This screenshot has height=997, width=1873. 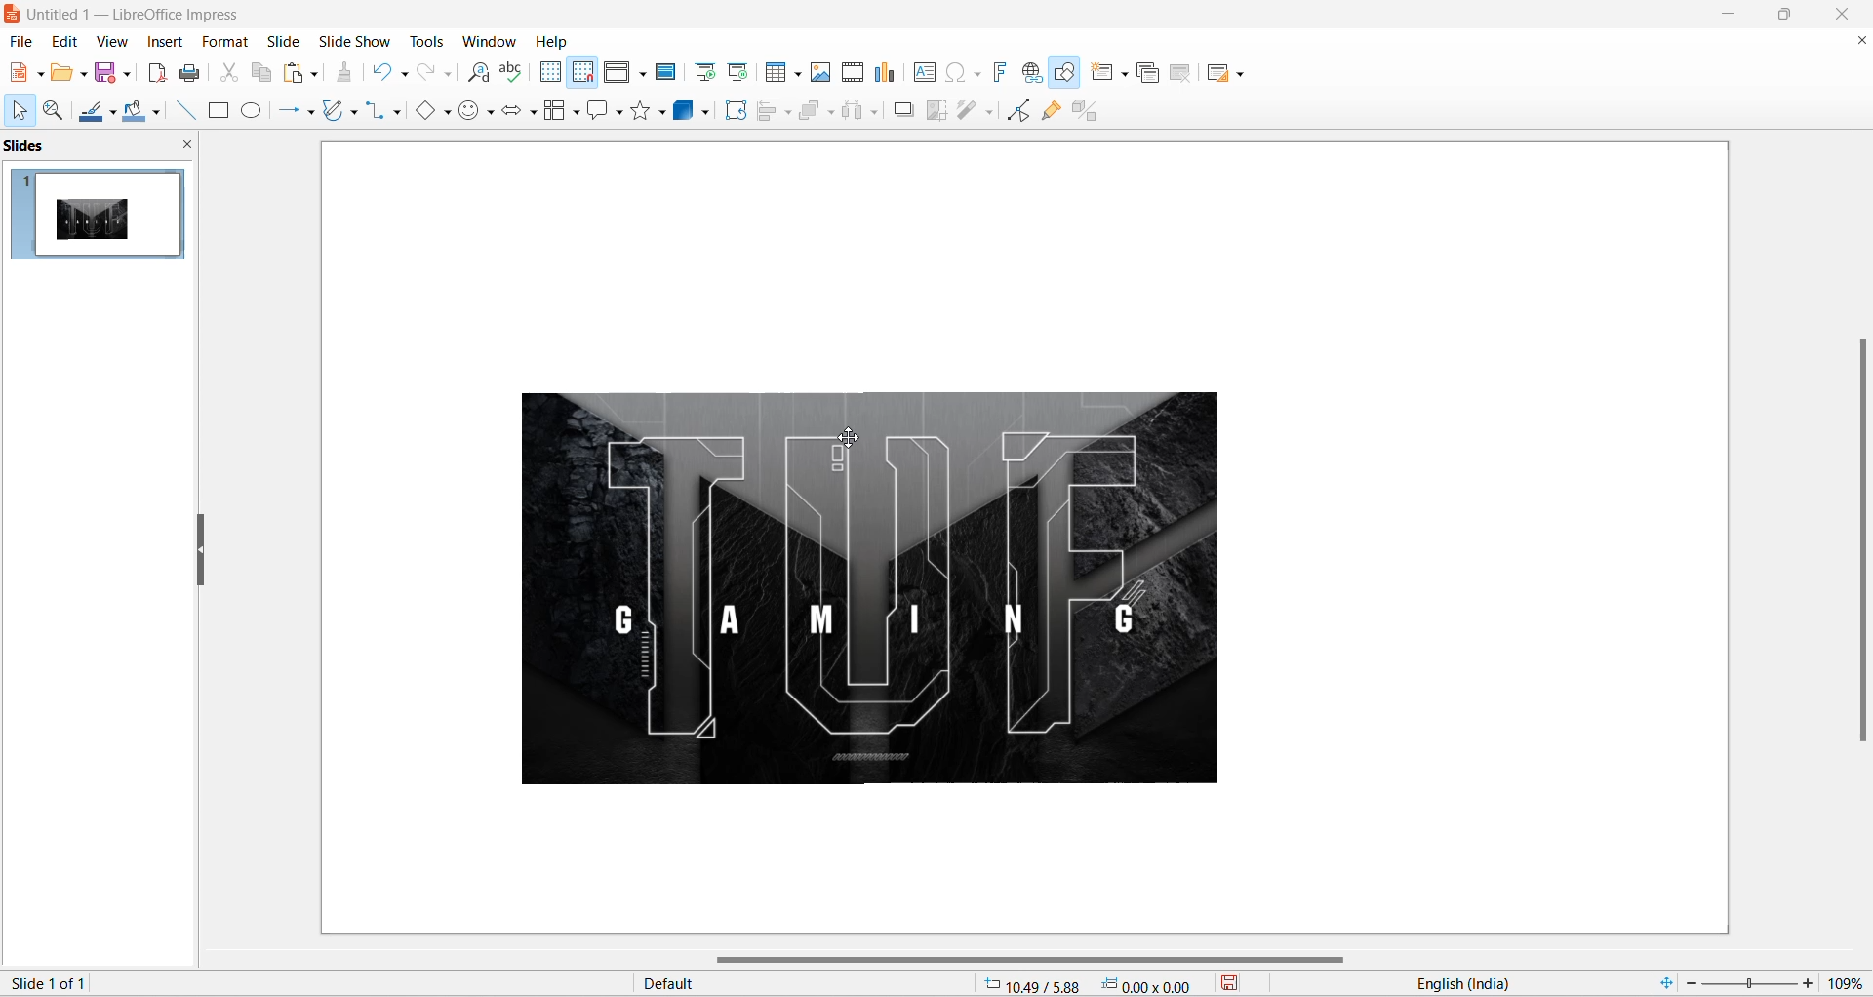 What do you see at coordinates (1021, 109) in the screenshot?
I see `toggle edit mode icon` at bounding box center [1021, 109].